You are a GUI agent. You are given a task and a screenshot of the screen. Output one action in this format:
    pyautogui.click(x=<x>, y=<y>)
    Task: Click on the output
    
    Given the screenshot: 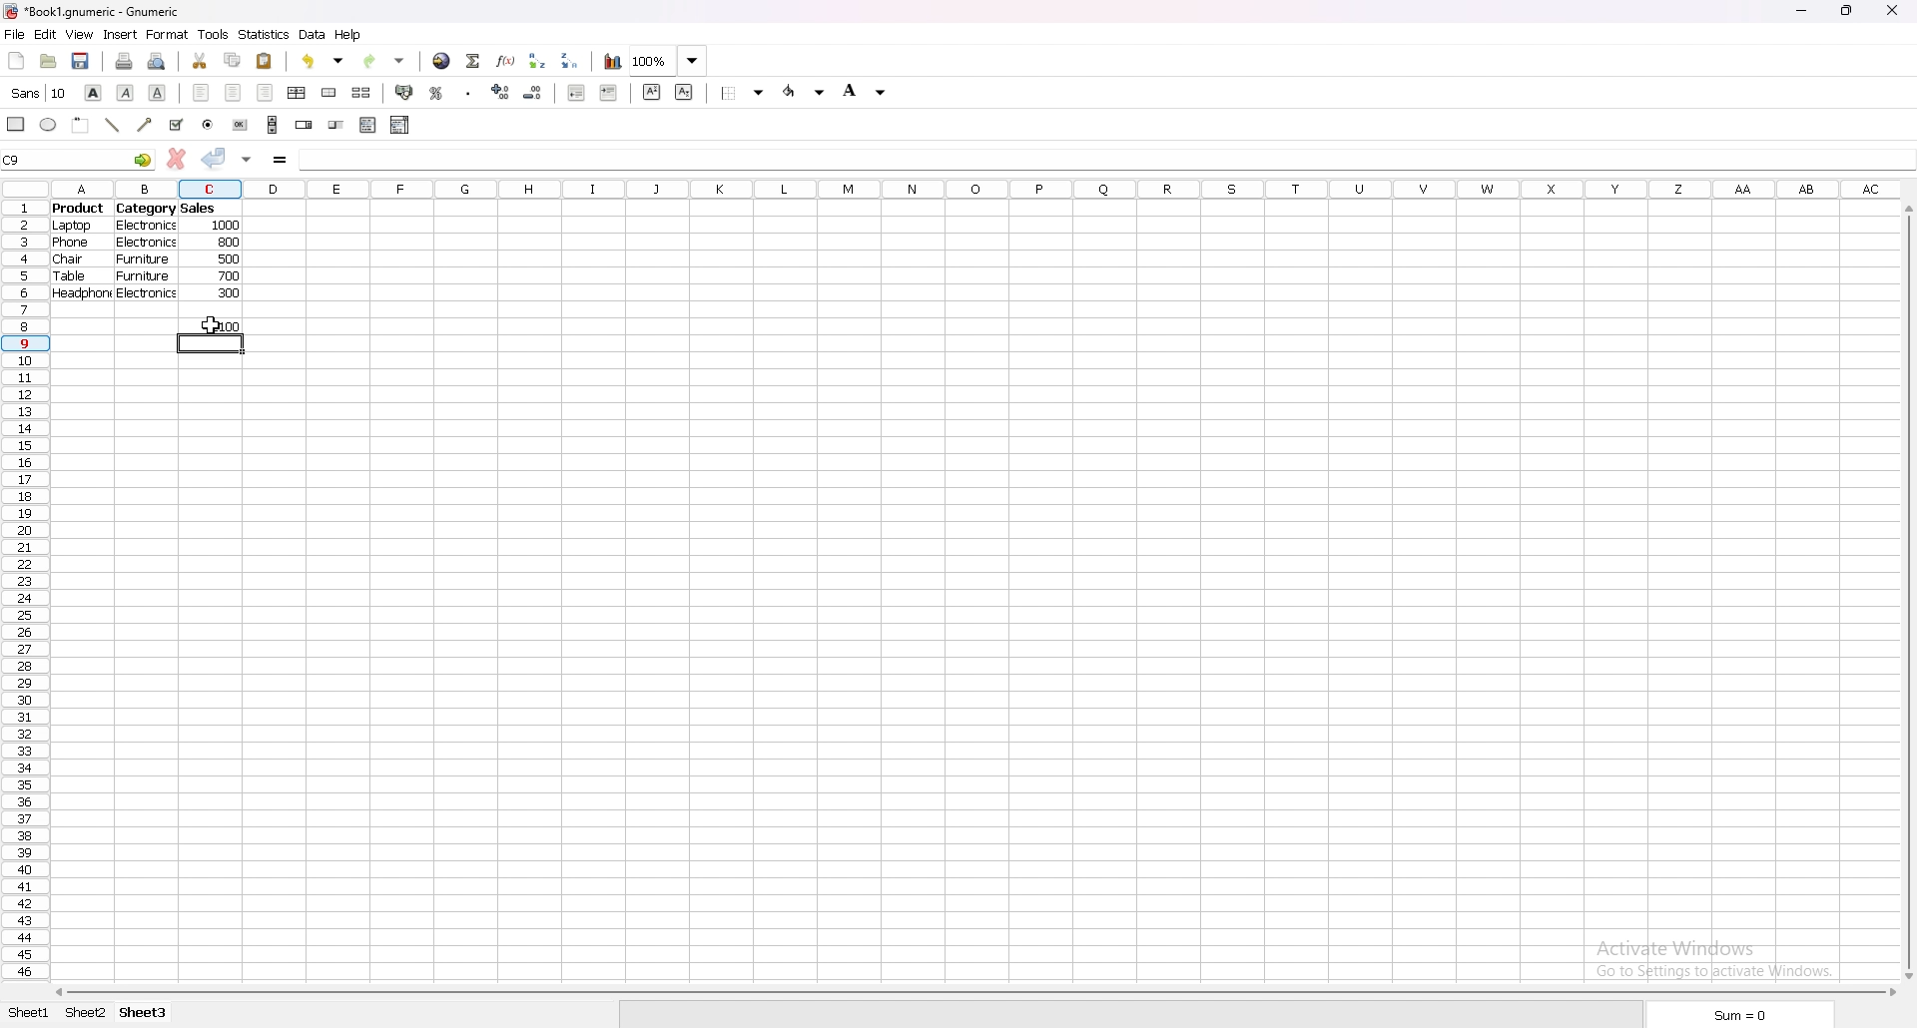 What is the action you would take?
    pyautogui.click(x=210, y=325)
    